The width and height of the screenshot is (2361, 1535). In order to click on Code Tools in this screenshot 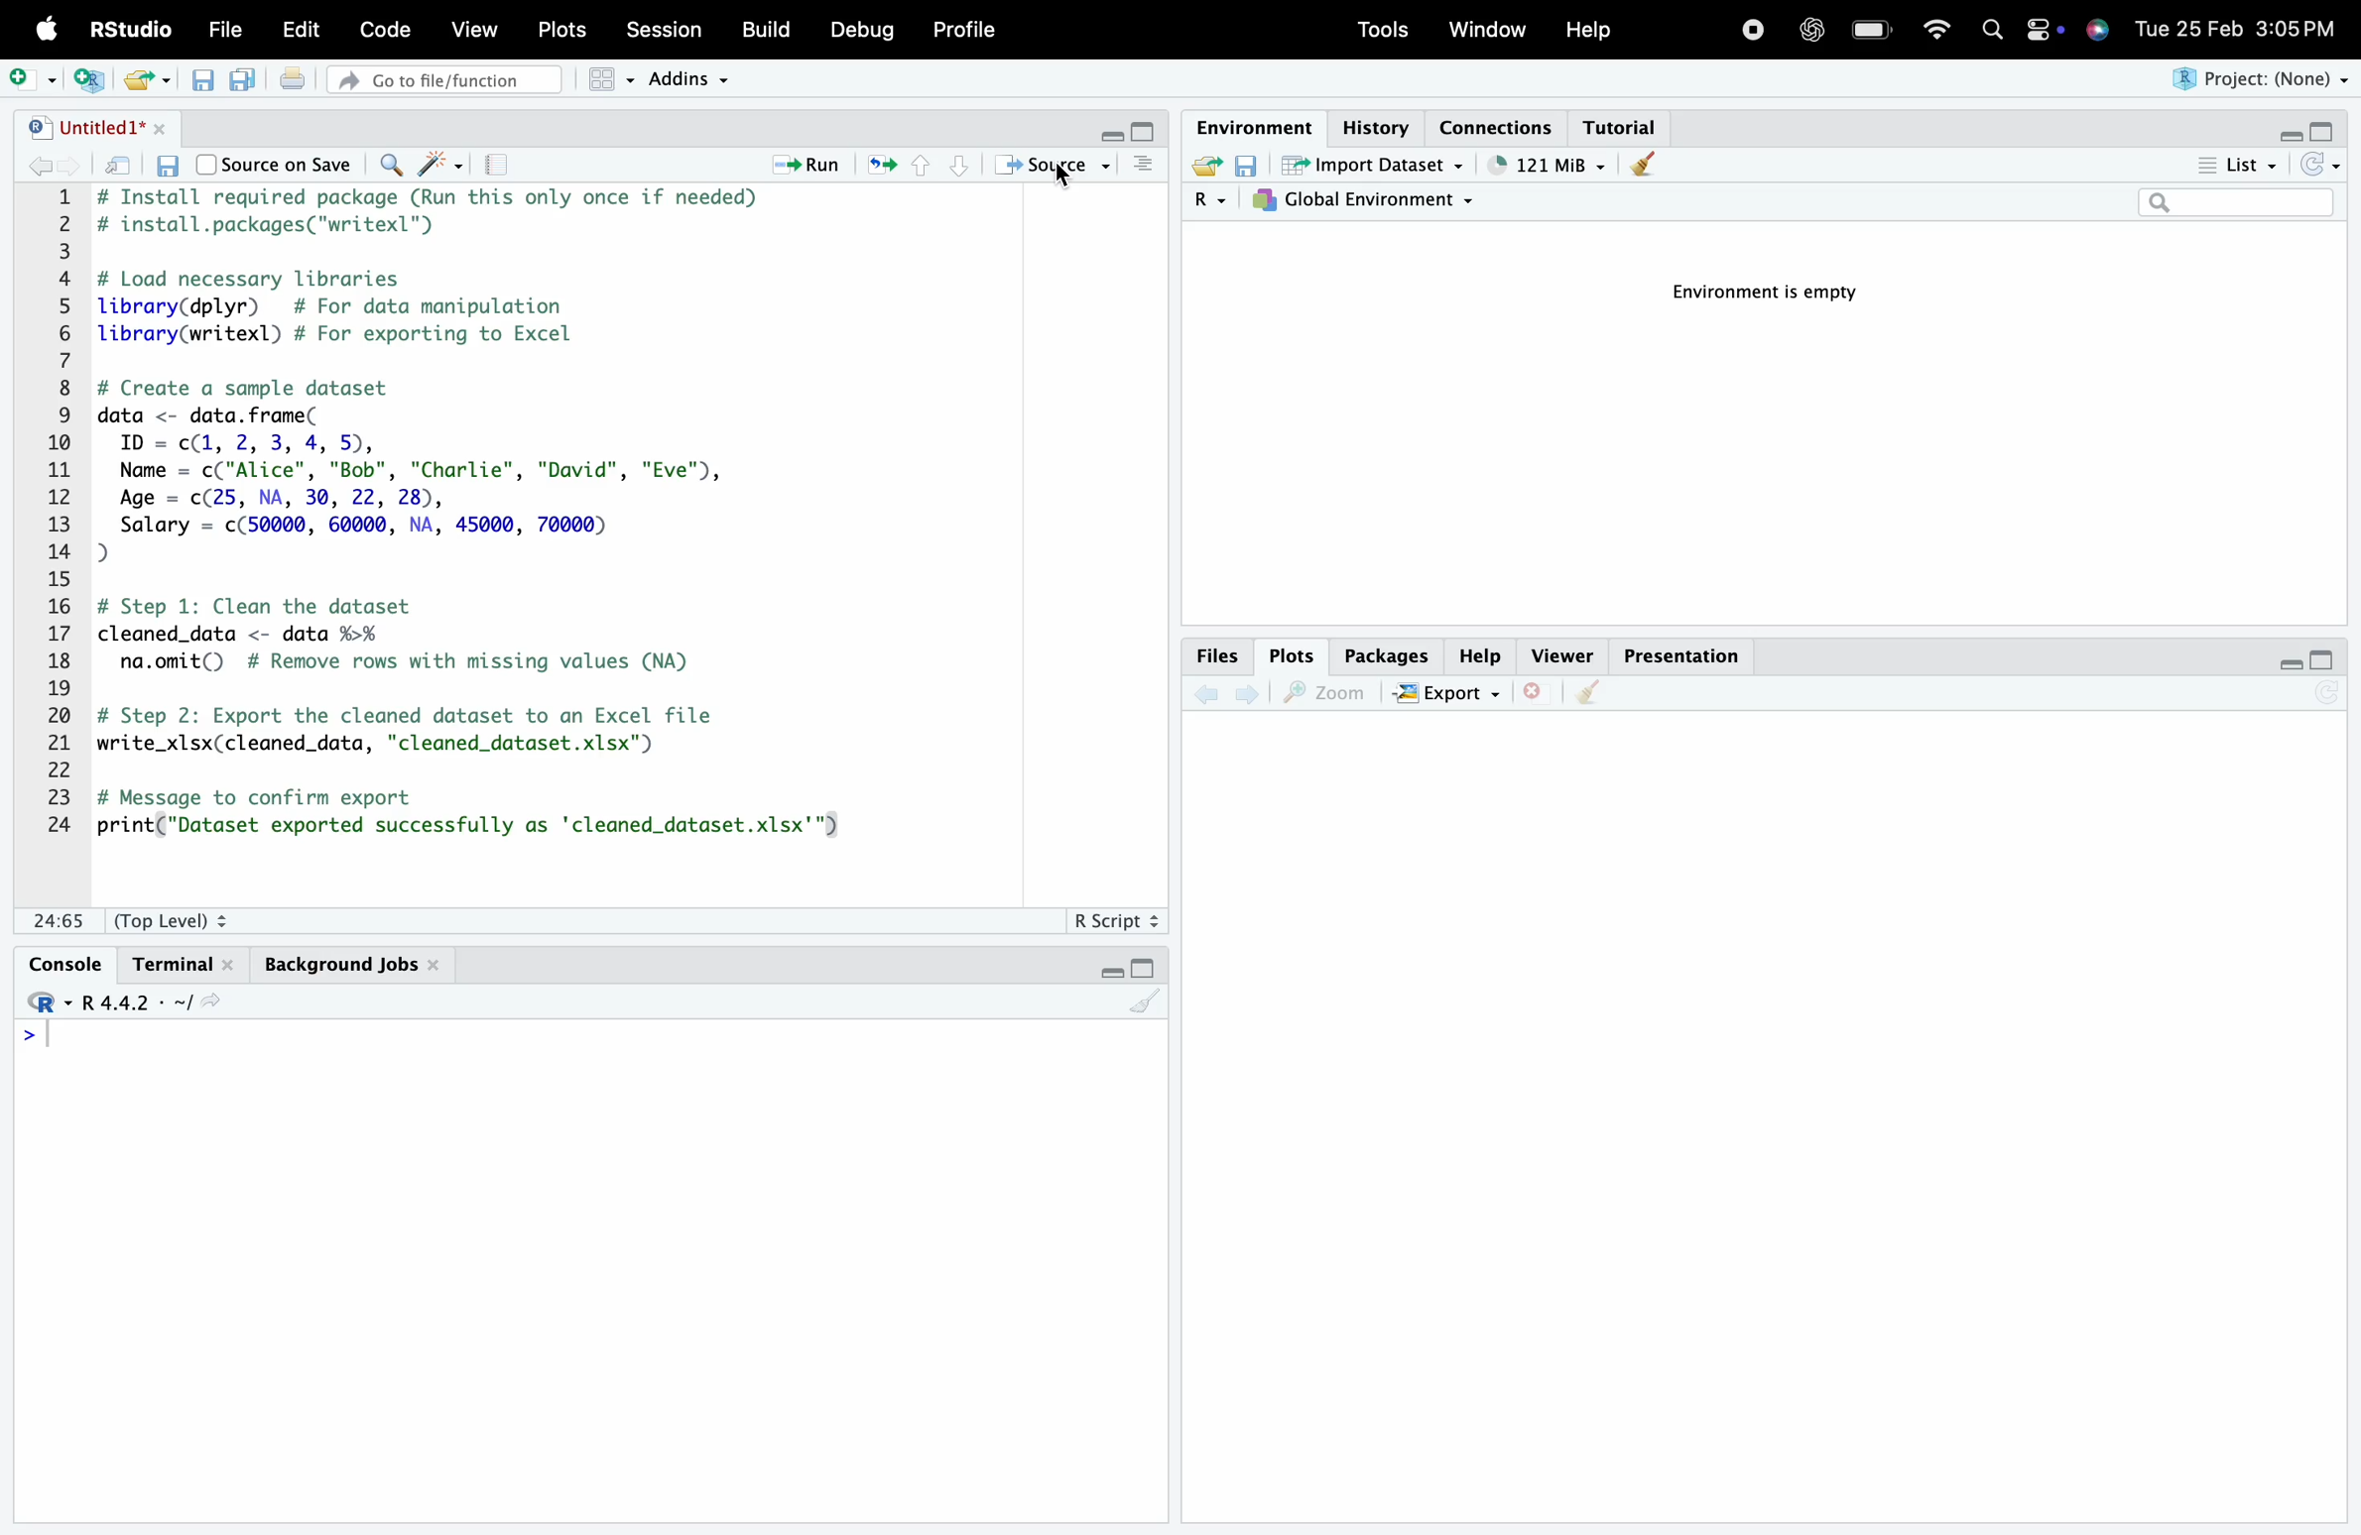, I will do `click(441, 164)`.